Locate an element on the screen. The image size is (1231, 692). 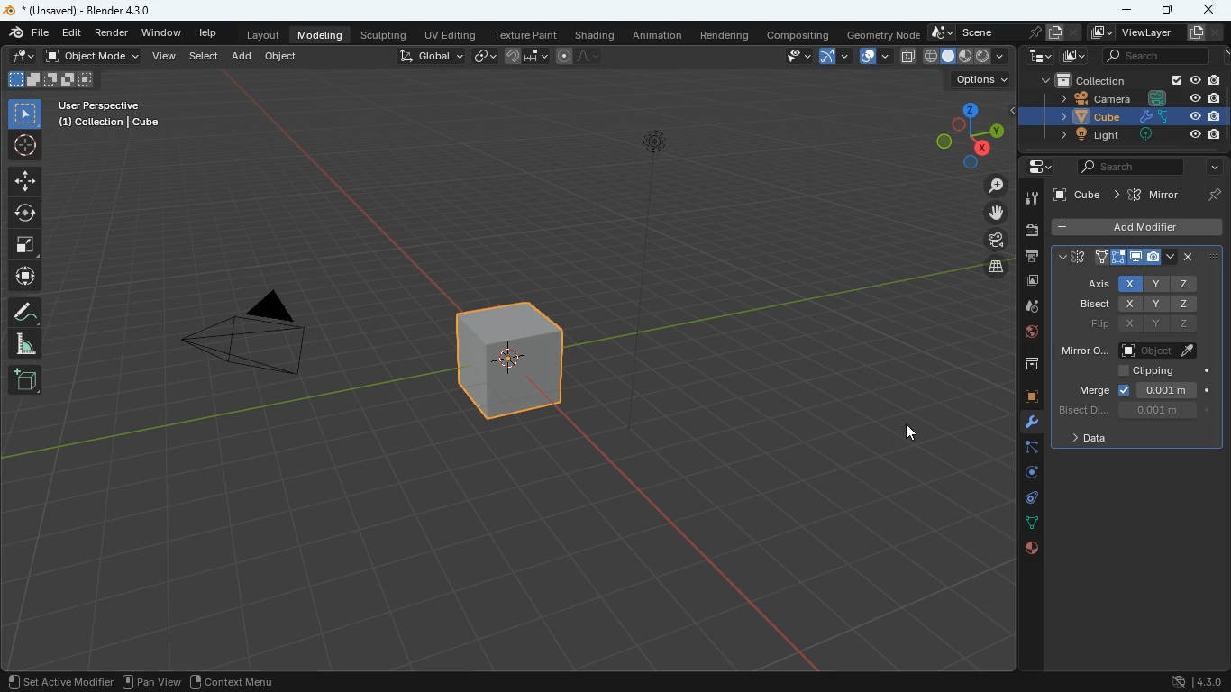
circle is located at coordinates (26, 214).